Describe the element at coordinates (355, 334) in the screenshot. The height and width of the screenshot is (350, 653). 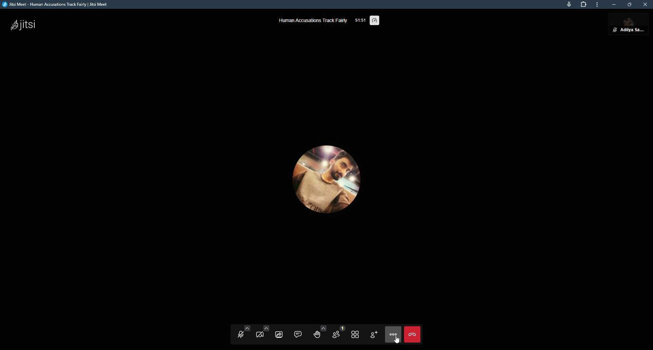
I see `toggle tile view` at that location.